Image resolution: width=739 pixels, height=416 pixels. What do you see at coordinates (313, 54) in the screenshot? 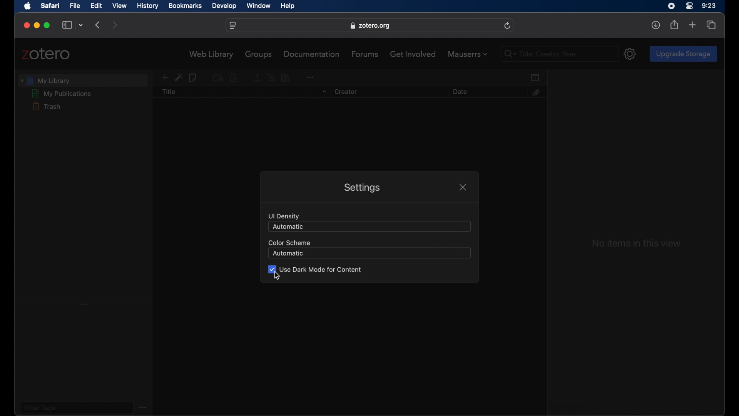
I see `documentation` at bounding box center [313, 54].